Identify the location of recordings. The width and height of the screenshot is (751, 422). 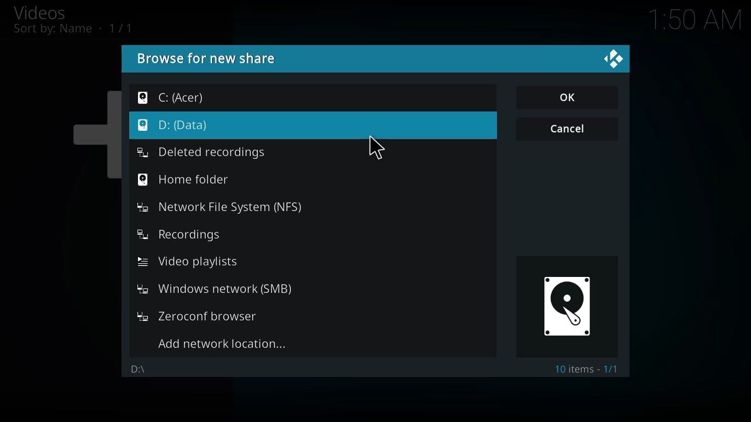
(179, 234).